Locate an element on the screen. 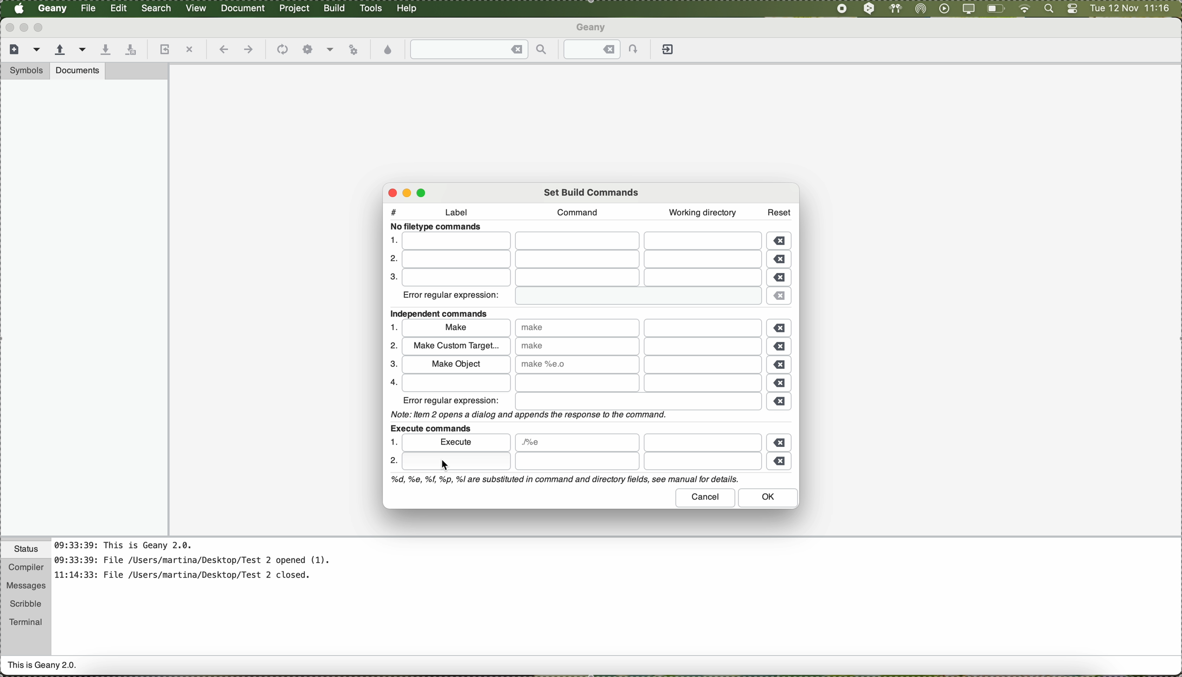  minimize is located at coordinates (24, 27).